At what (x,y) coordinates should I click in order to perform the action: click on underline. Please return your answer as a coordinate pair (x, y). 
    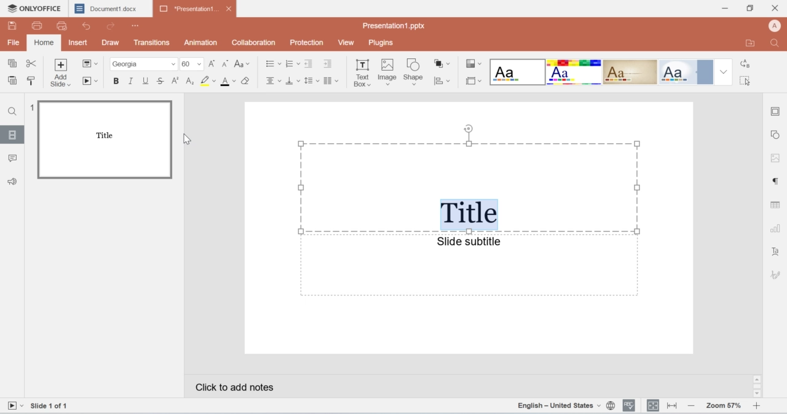
    Looking at the image, I should click on (144, 80).